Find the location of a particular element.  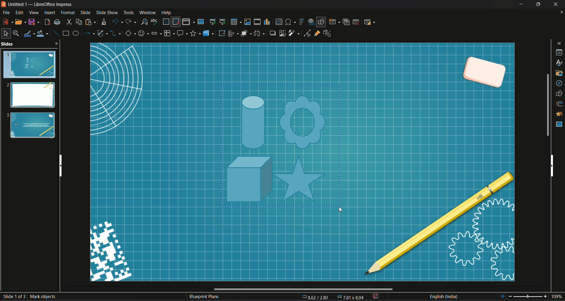

master slide is located at coordinates (200, 21).